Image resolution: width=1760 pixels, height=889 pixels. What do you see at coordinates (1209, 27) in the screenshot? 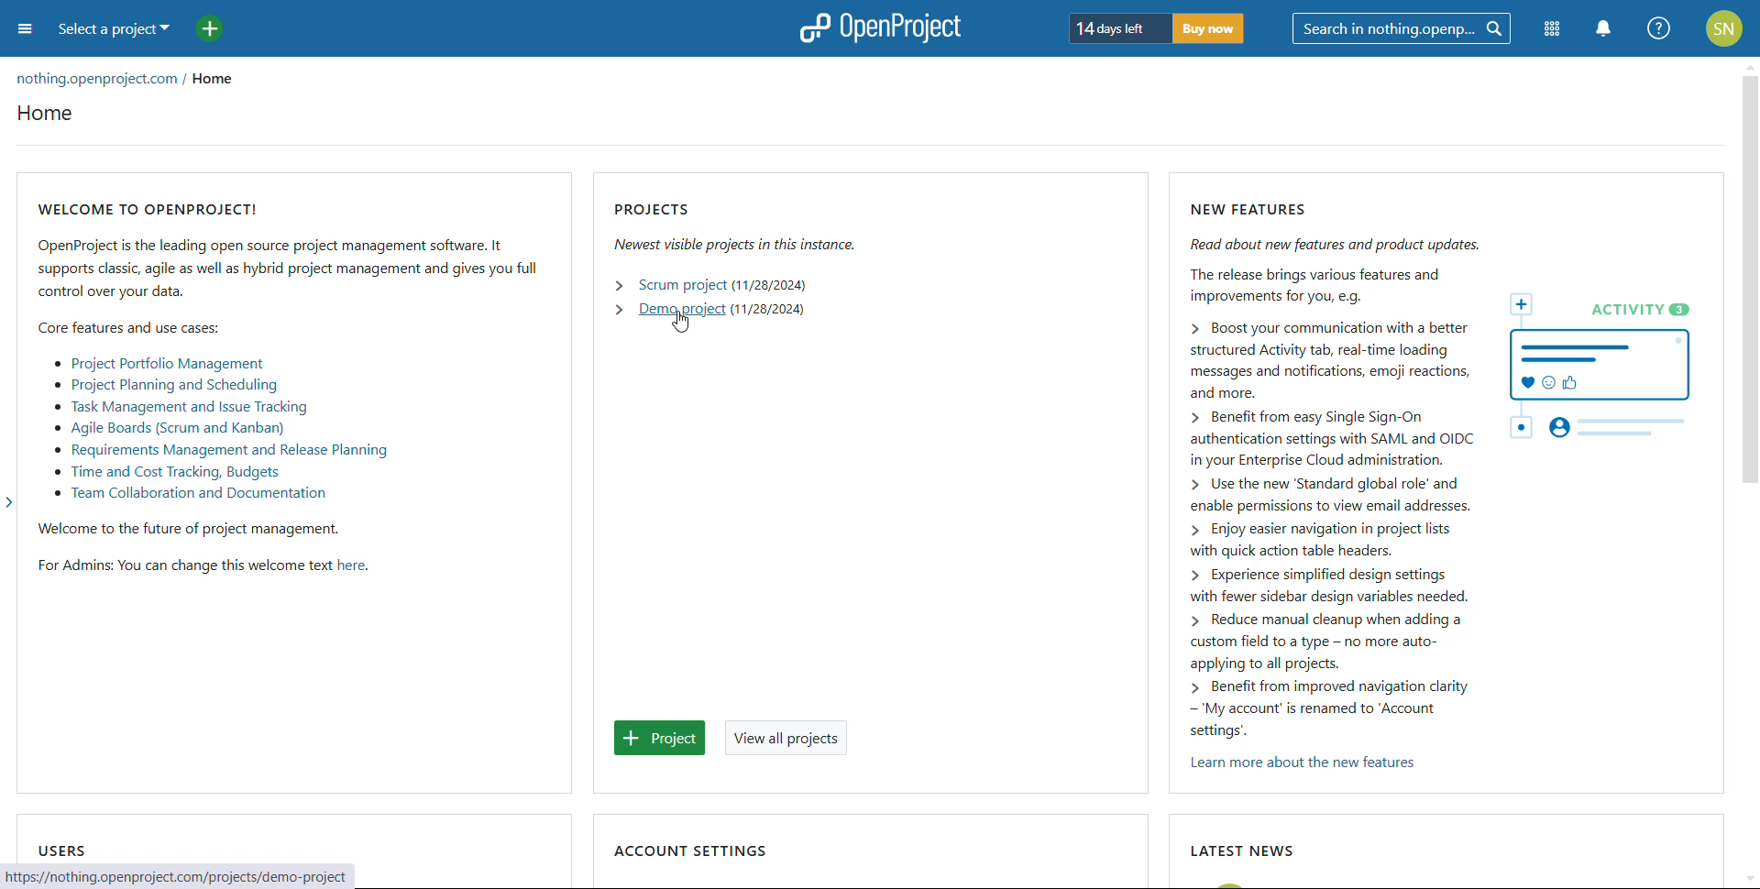
I see `buy now` at bounding box center [1209, 27].